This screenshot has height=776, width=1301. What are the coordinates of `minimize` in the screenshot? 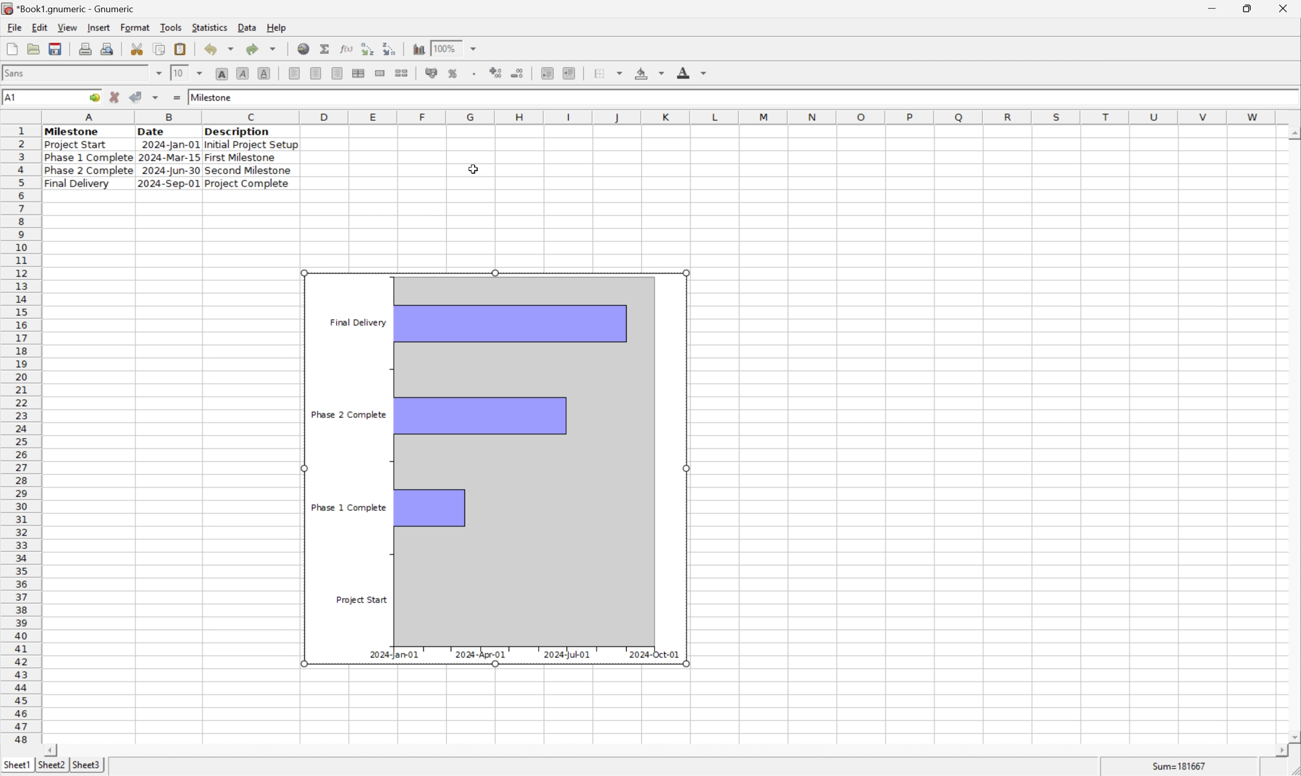 It's located at (1220, 7).